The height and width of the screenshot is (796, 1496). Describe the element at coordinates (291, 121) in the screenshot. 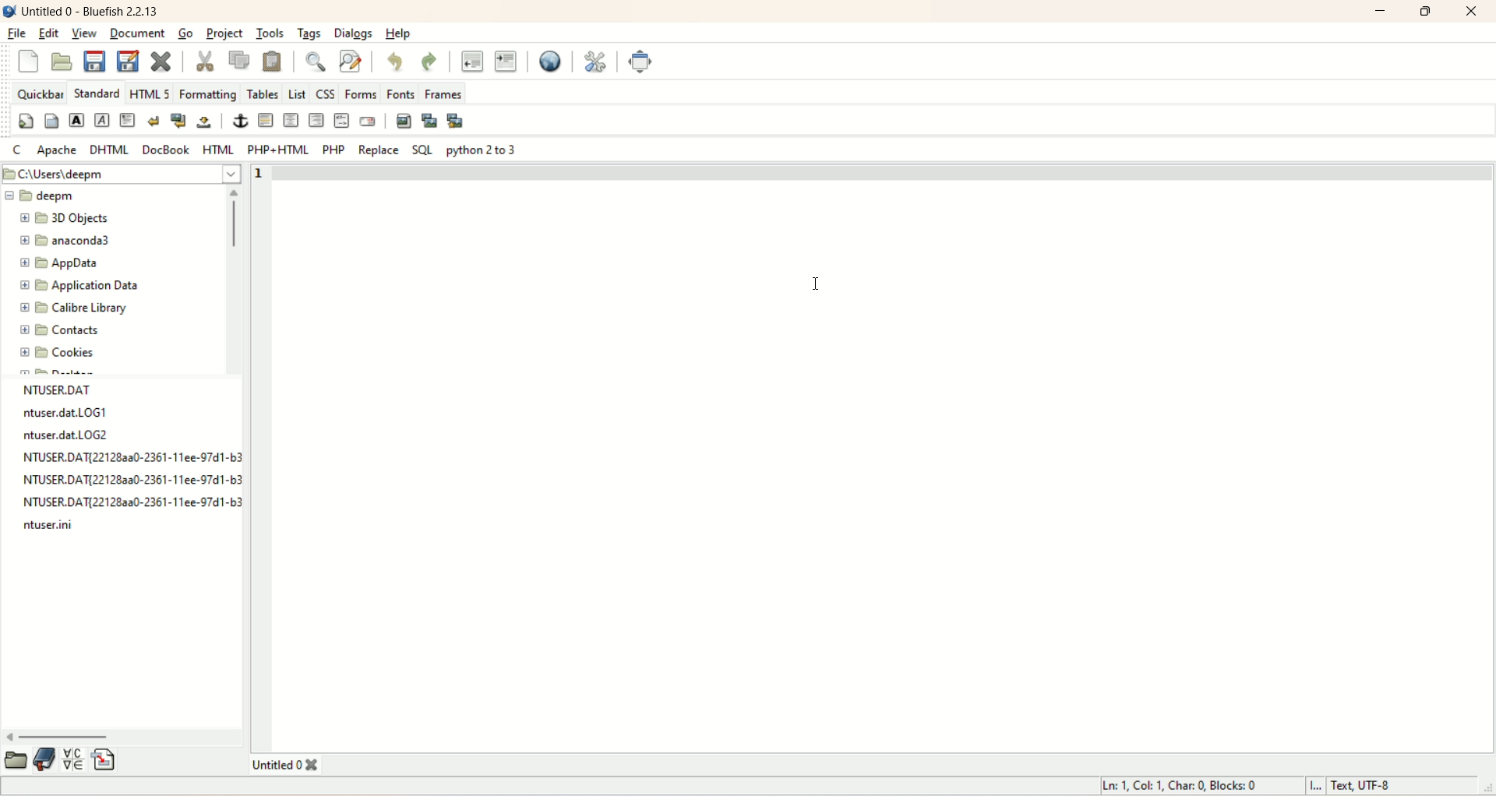

I see `center` at that location.